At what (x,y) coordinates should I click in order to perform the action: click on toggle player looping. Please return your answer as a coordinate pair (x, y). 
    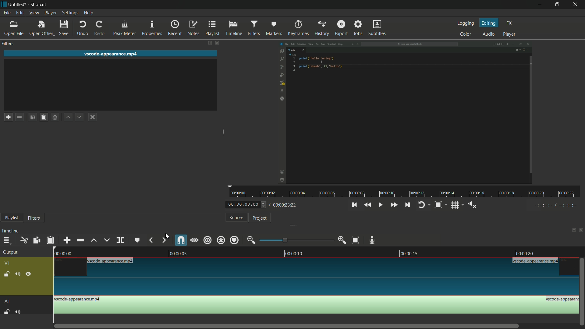
    Looking at the image, I should click on (423, 205).